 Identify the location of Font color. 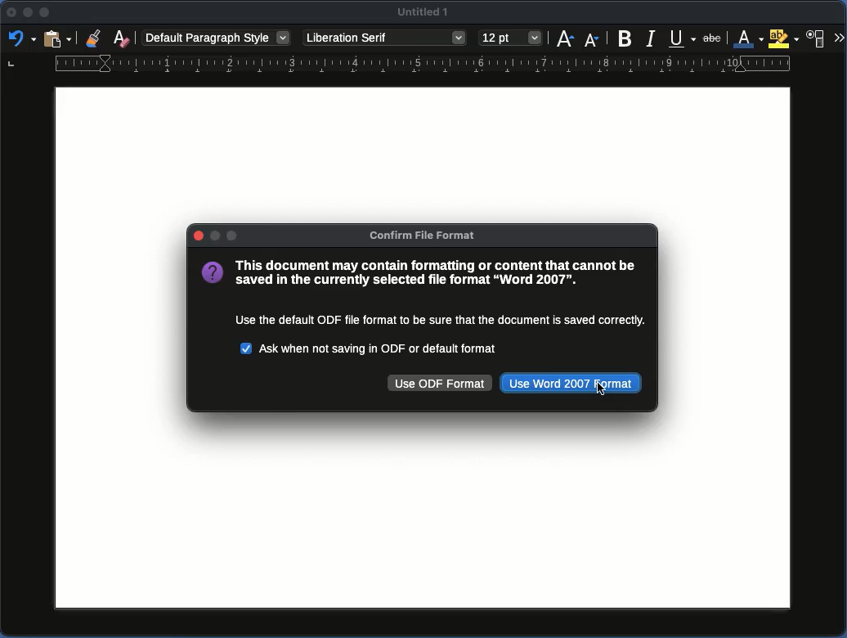
(749, 39).